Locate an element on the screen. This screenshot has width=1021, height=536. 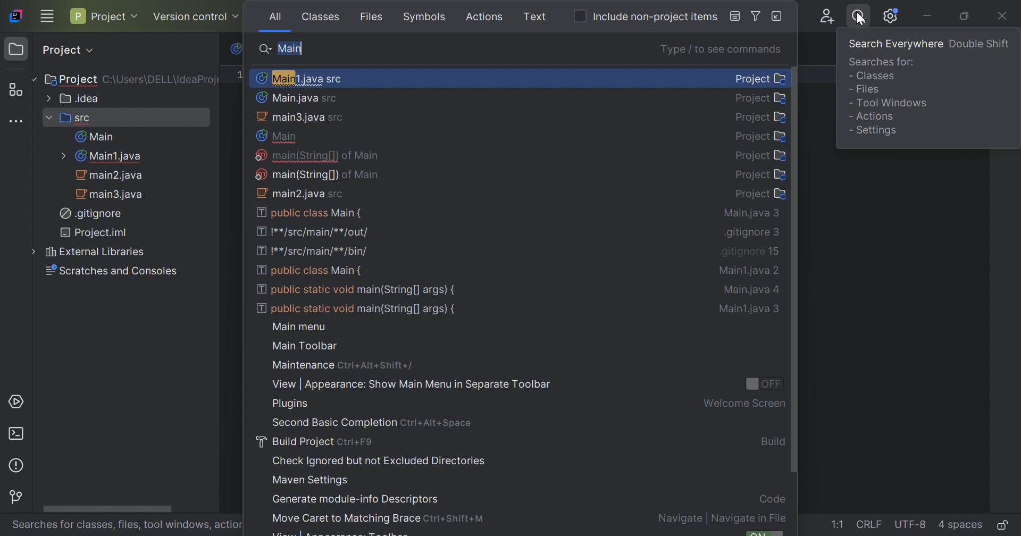
.gitignore15 is located at coordinates (750, 252).